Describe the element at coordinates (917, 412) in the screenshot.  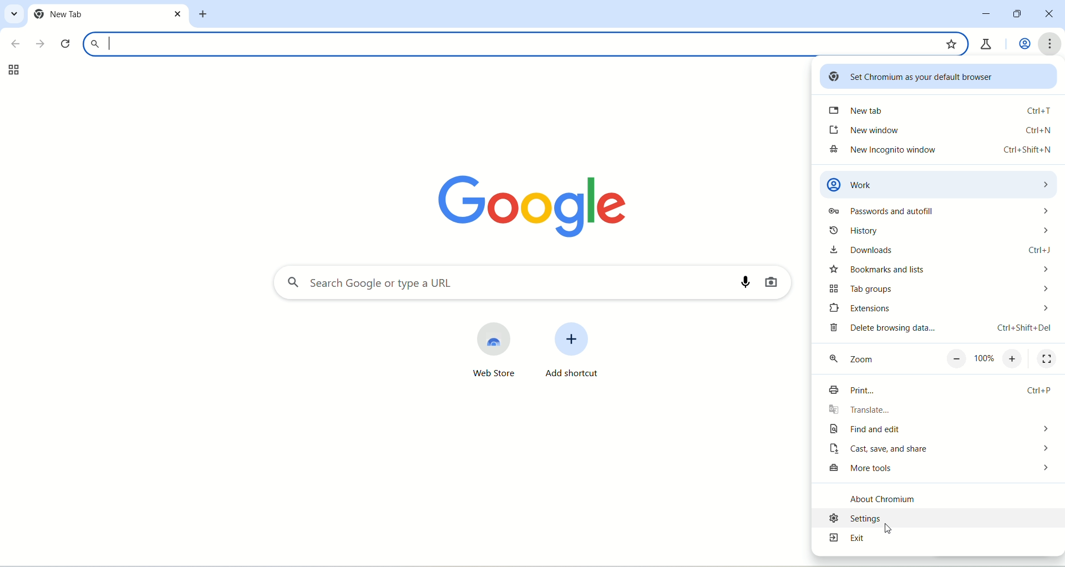
I see `translate` at that location.